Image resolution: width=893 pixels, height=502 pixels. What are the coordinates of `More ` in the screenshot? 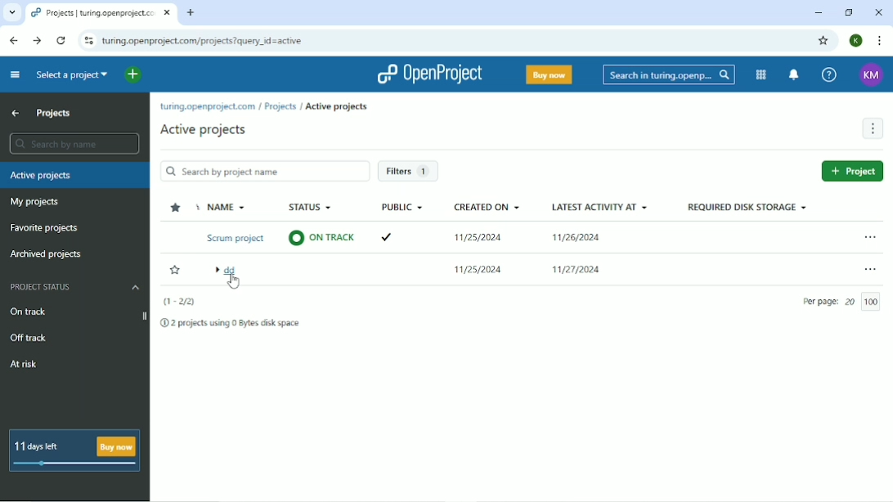 It's located at (873, 237).